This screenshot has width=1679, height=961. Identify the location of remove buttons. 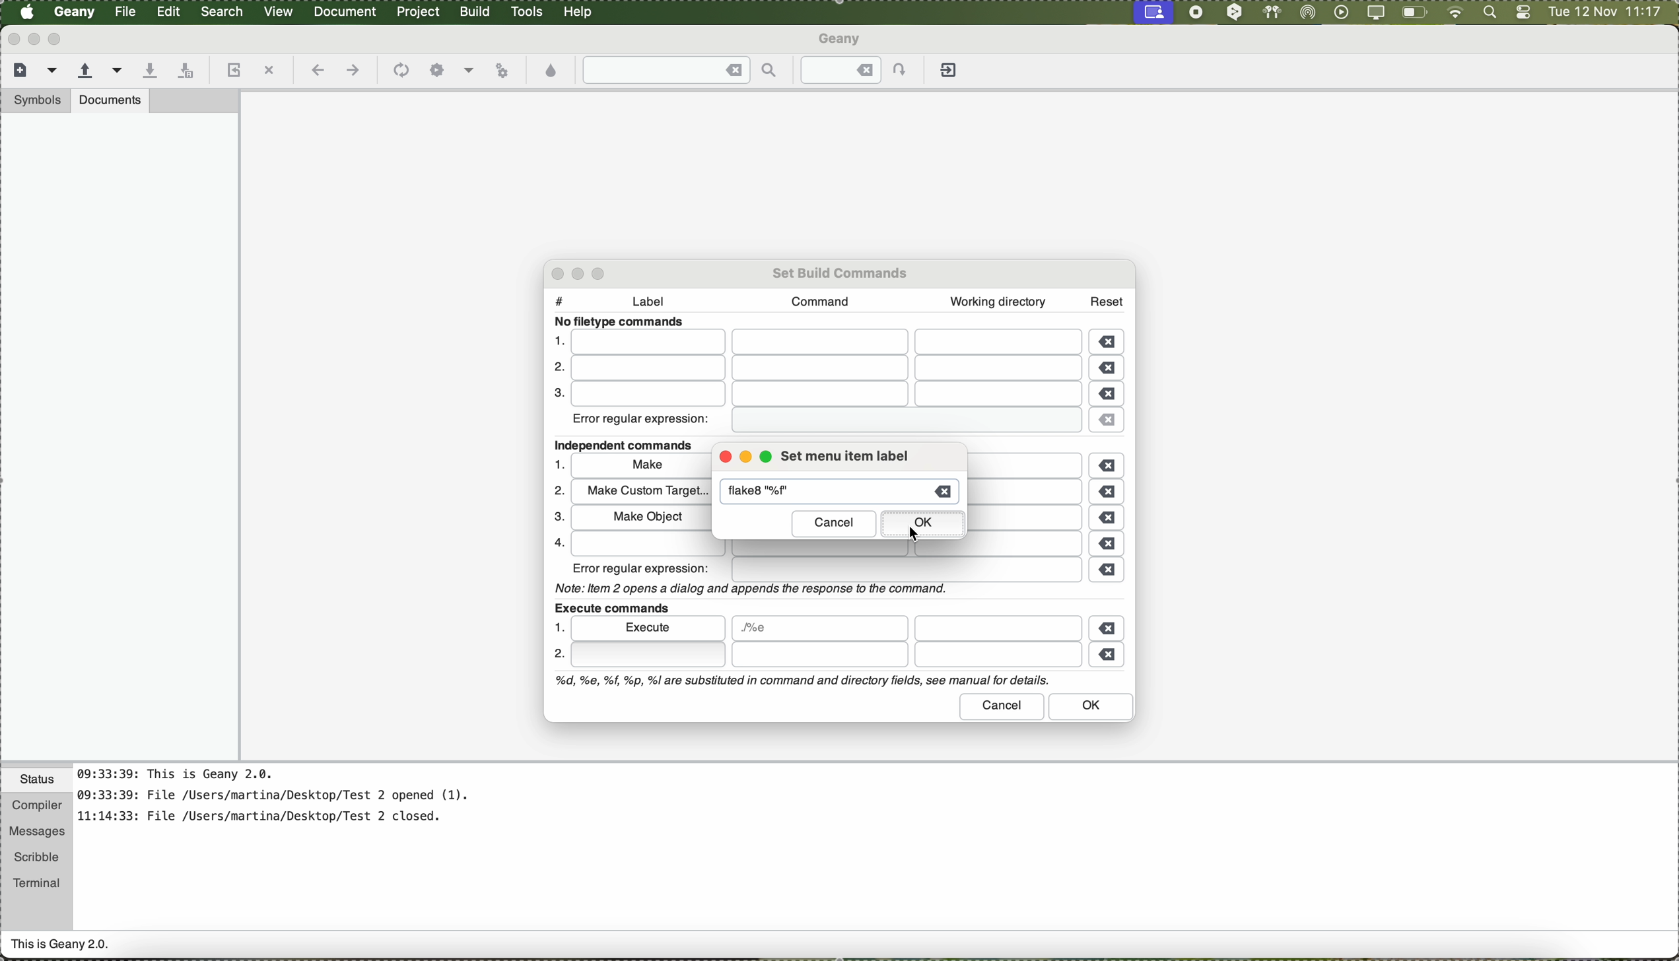
(1110, 499).